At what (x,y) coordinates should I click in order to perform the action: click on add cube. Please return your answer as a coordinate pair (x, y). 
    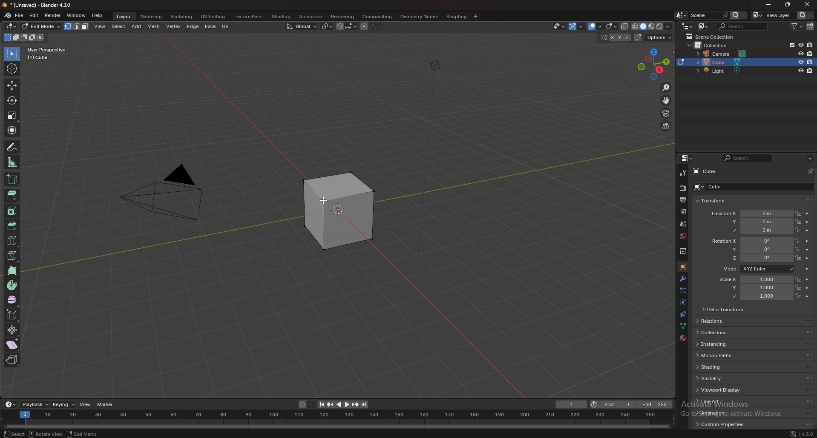
    Looking at the image, I should click on (12, 179).